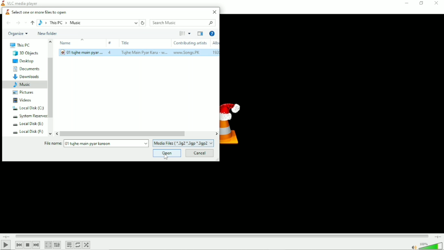 The width and height of the screenshot is (444, 250). What do you see at coordinates (166, 157) in the screenshot?
I see `Cursor` at bounding box center [166, 157].